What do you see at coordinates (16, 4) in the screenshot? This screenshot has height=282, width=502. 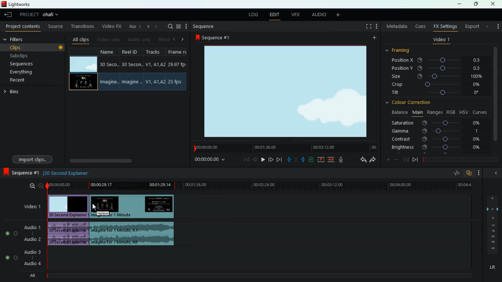 I see `lightworks` at bounding box center [16, 4].